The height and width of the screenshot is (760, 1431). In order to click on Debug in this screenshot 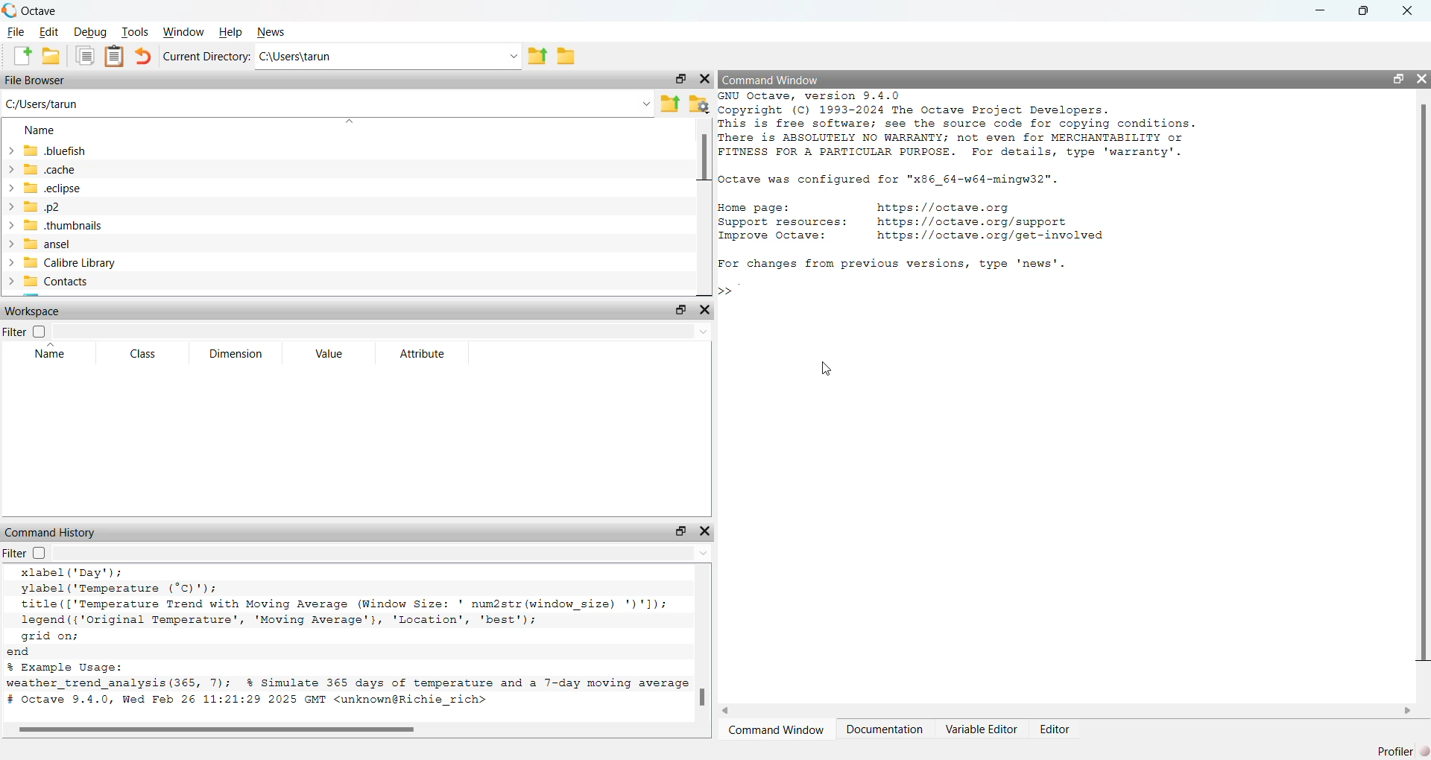, I will do `click(91, 31)`.